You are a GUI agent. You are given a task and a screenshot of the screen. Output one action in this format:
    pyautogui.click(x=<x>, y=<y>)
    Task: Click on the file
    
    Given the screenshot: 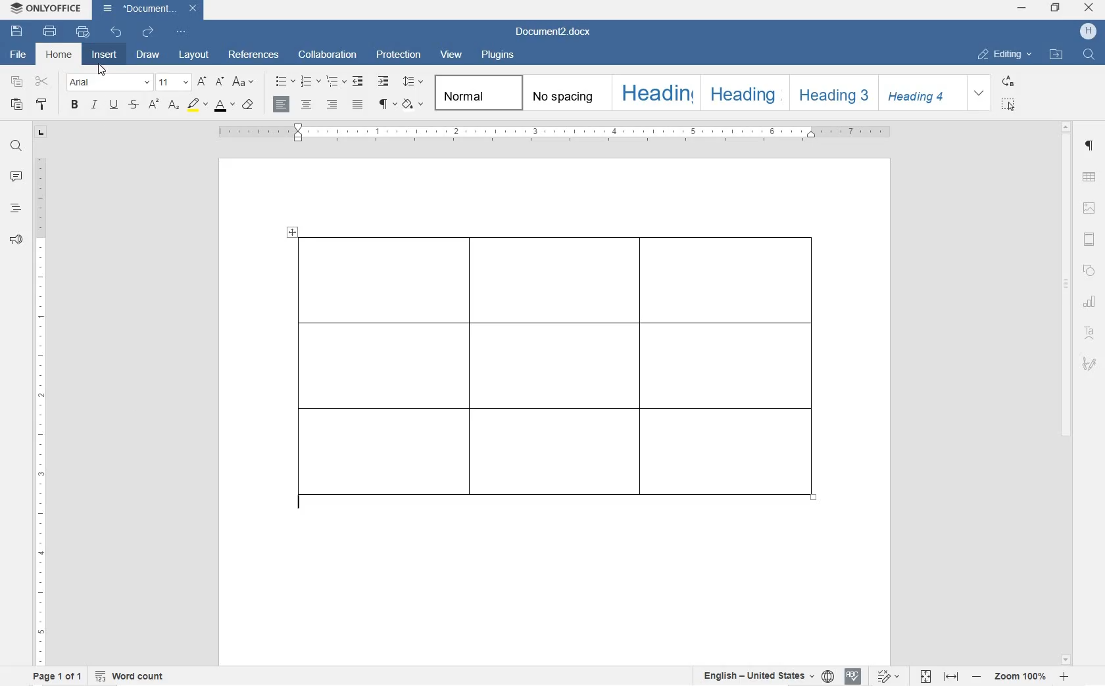 What is the action you would take?
    pyautogui.click(x=20, y=56)
    